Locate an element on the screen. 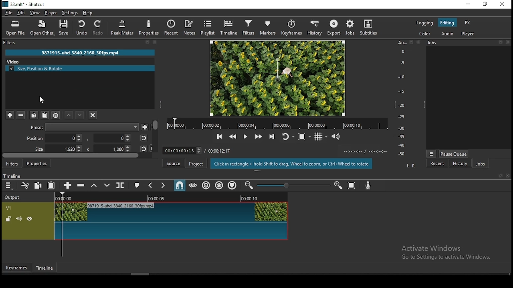 This screenshot has height=288, width=513. video is located at coordinates (277, 78).